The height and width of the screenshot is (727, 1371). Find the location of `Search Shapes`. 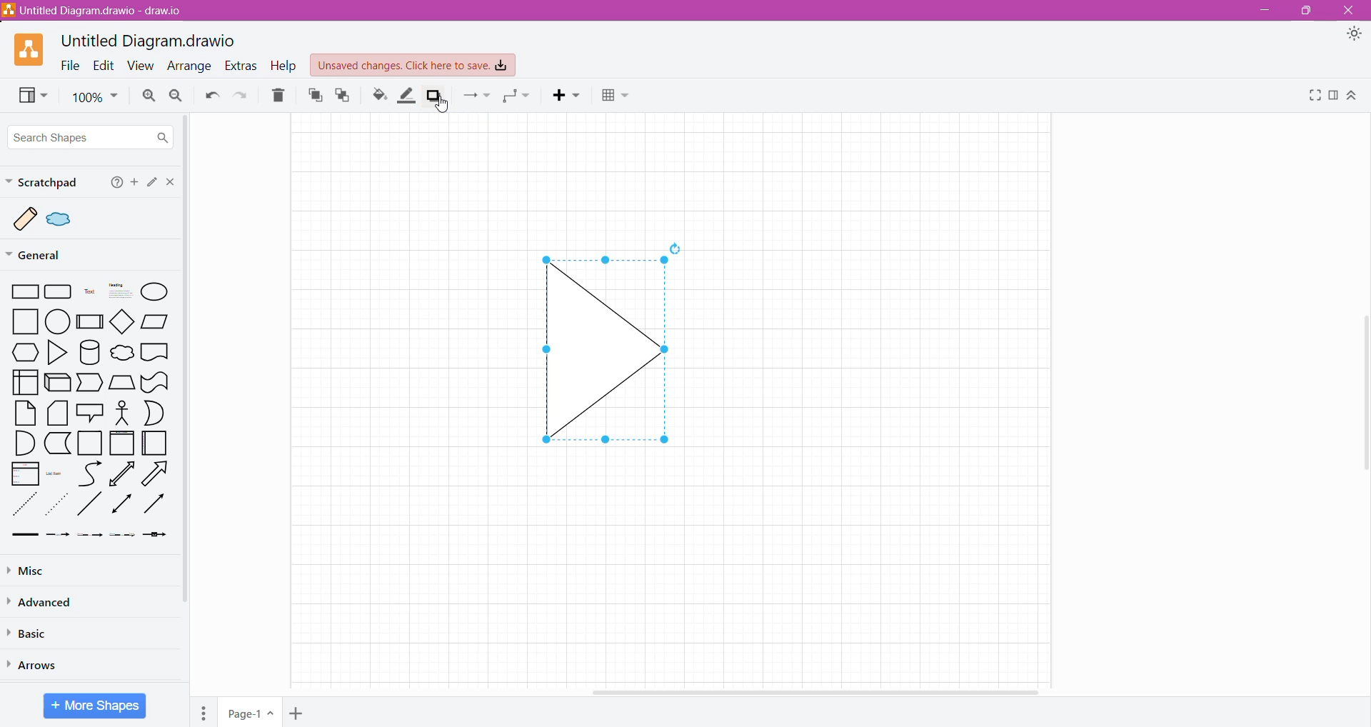

Search Shapes is located at coordinates (89, 137).